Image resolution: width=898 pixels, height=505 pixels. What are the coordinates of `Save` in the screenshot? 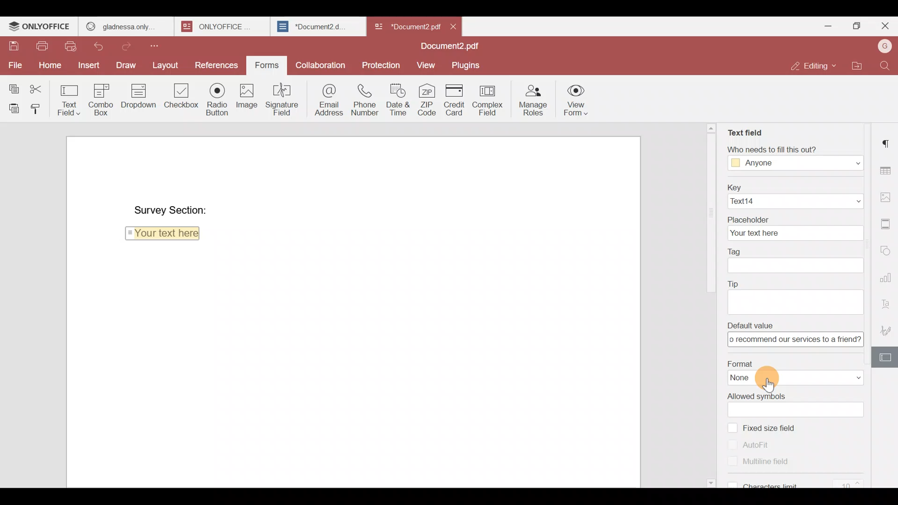 It's located at (9, 43).